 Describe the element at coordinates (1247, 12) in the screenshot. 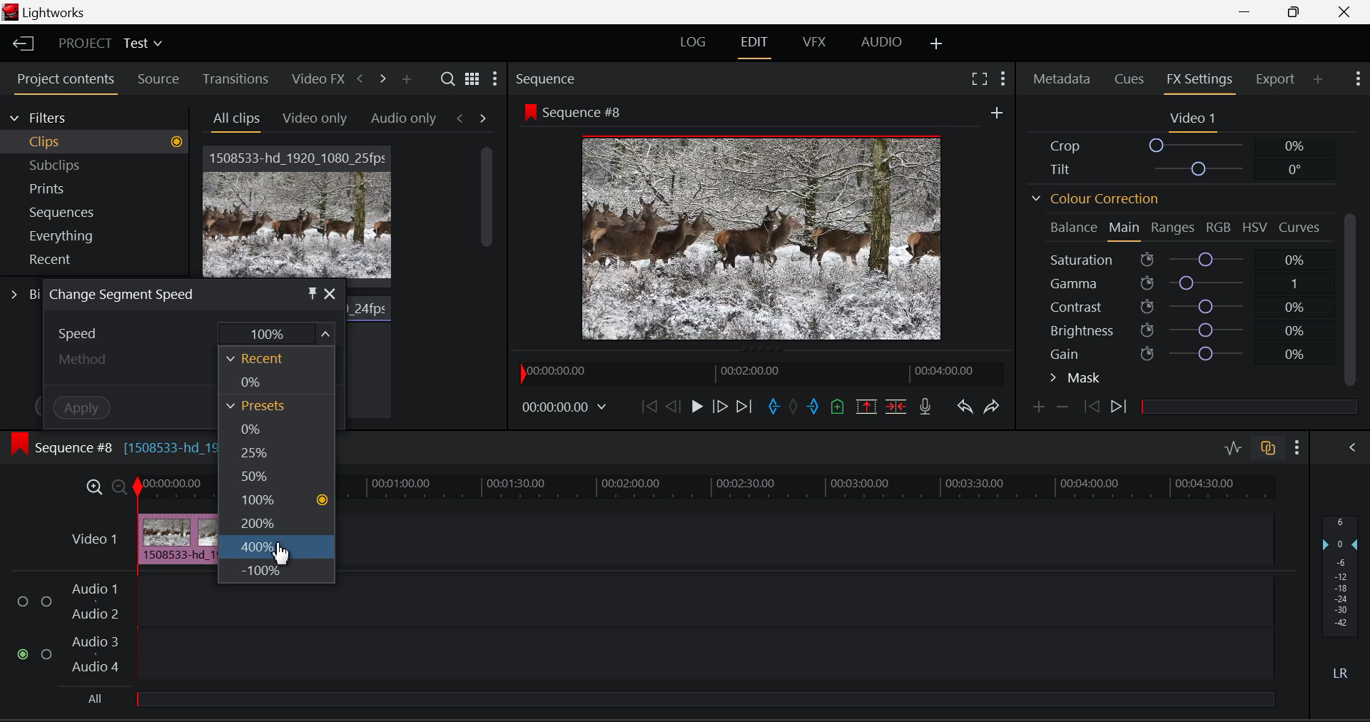

I see `Restore Down` at that location.